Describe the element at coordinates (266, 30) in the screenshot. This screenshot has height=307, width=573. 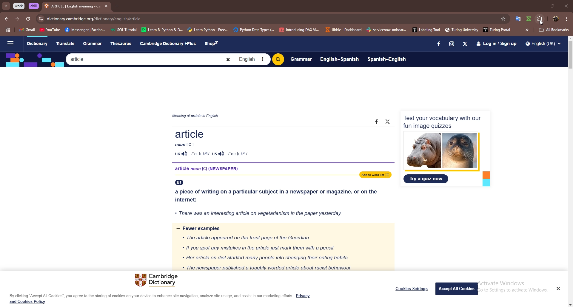
I see `bookmarks bar` at that location.